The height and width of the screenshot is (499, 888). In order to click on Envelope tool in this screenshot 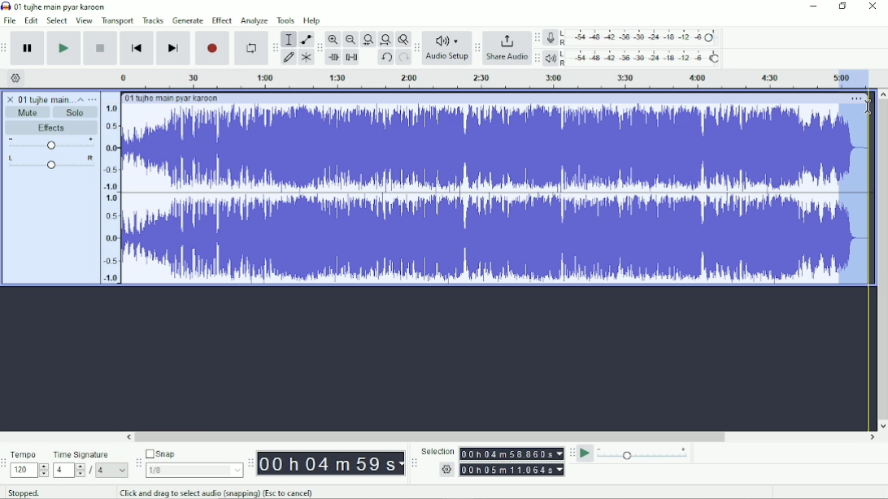, I will do `click(306, 40)`.